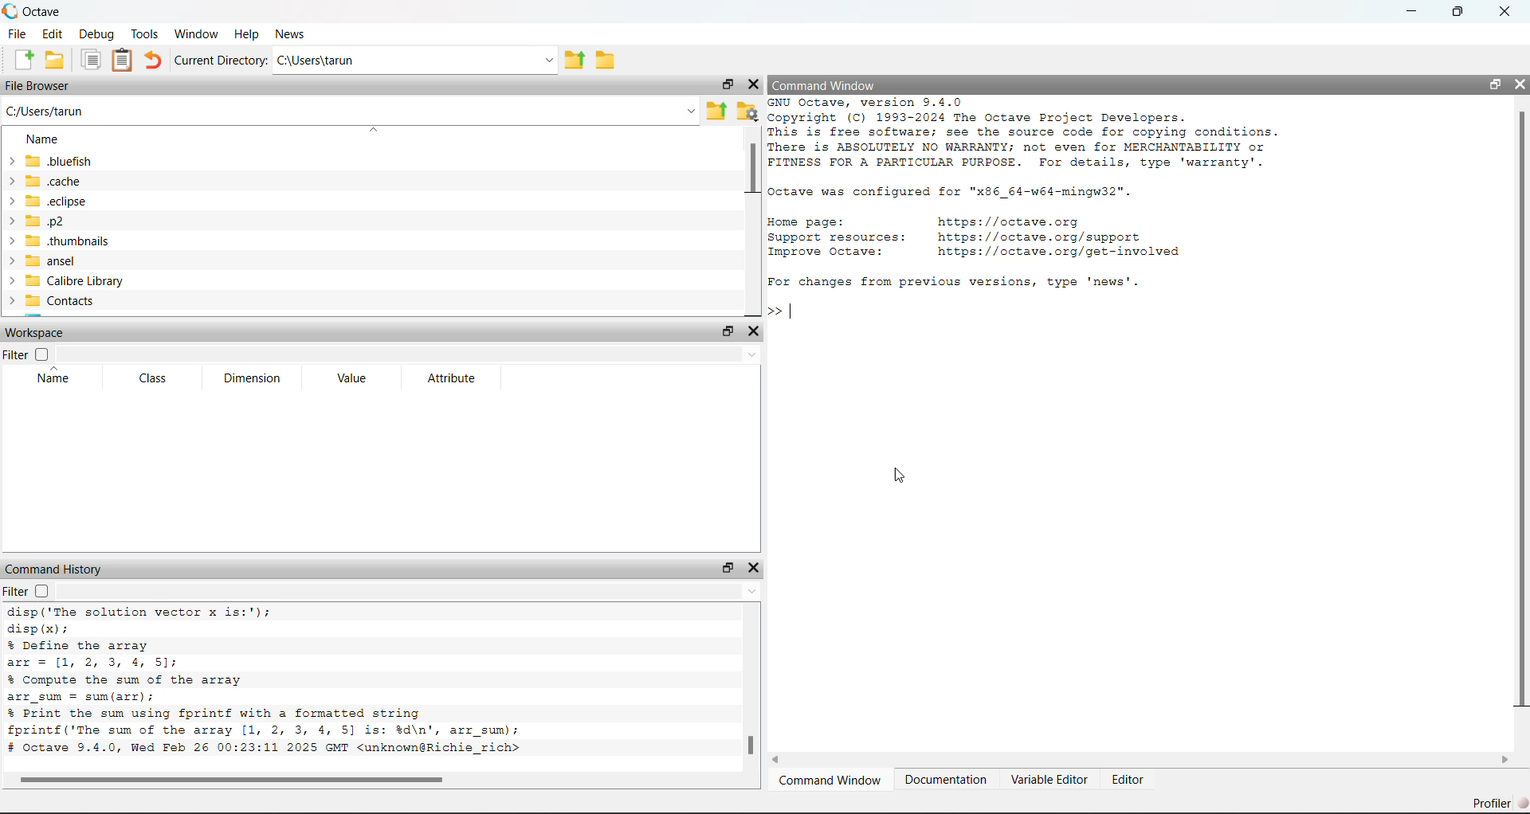 The width and height of the screenshot is (1530, 814). I want to click on Paste, so click(123, 61).